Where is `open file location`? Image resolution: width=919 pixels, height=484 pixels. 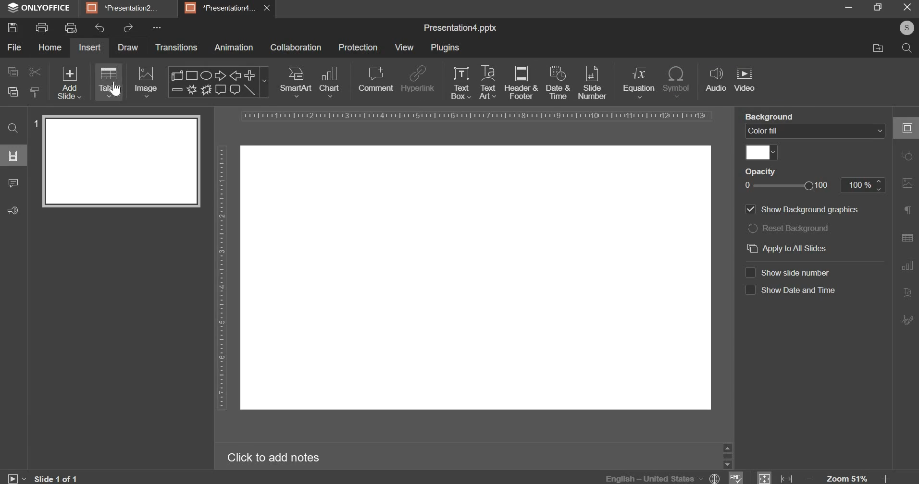 open file location is located at coordinates (877, 49).